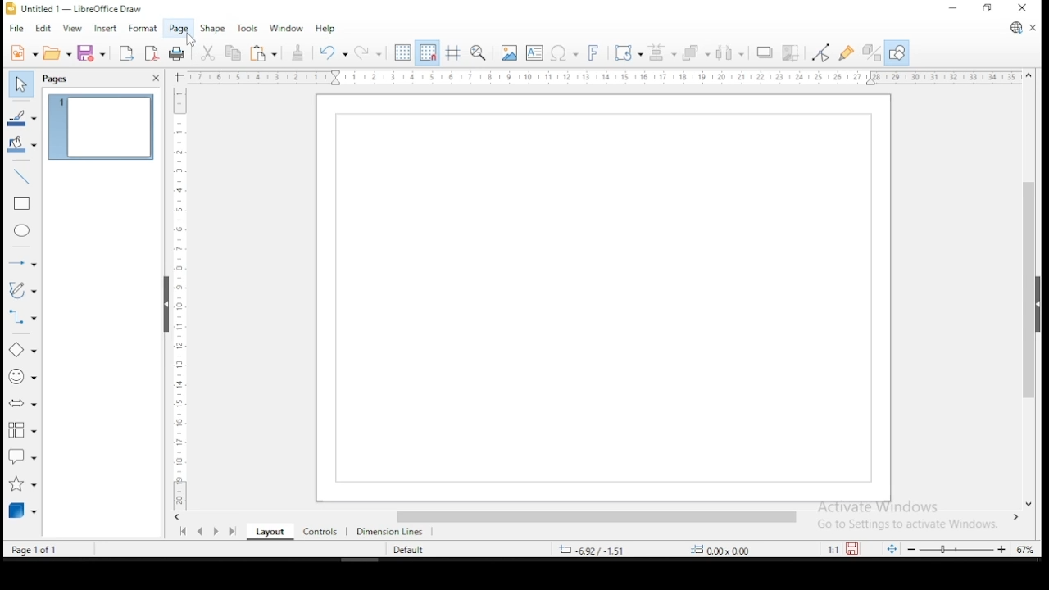 The image size is (1049, 590). Describe the element at coordinates (325, 29) in the screenshot. I see `help` at that location.